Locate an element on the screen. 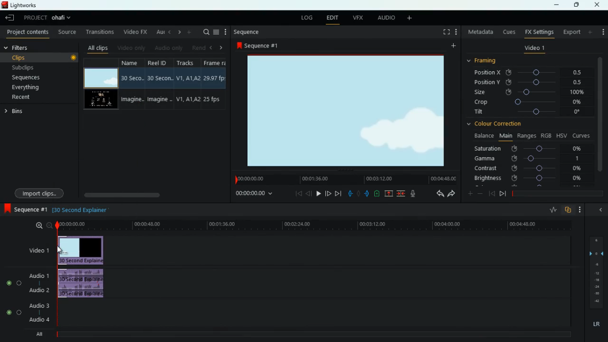  maximize is located at coordinates (574, 5).